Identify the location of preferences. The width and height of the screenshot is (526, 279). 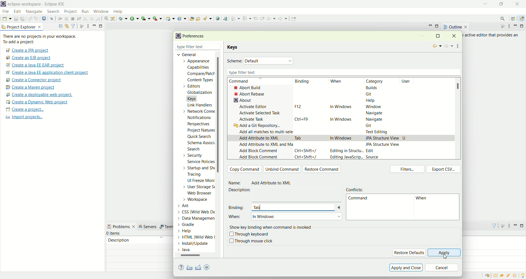
(195, 36).